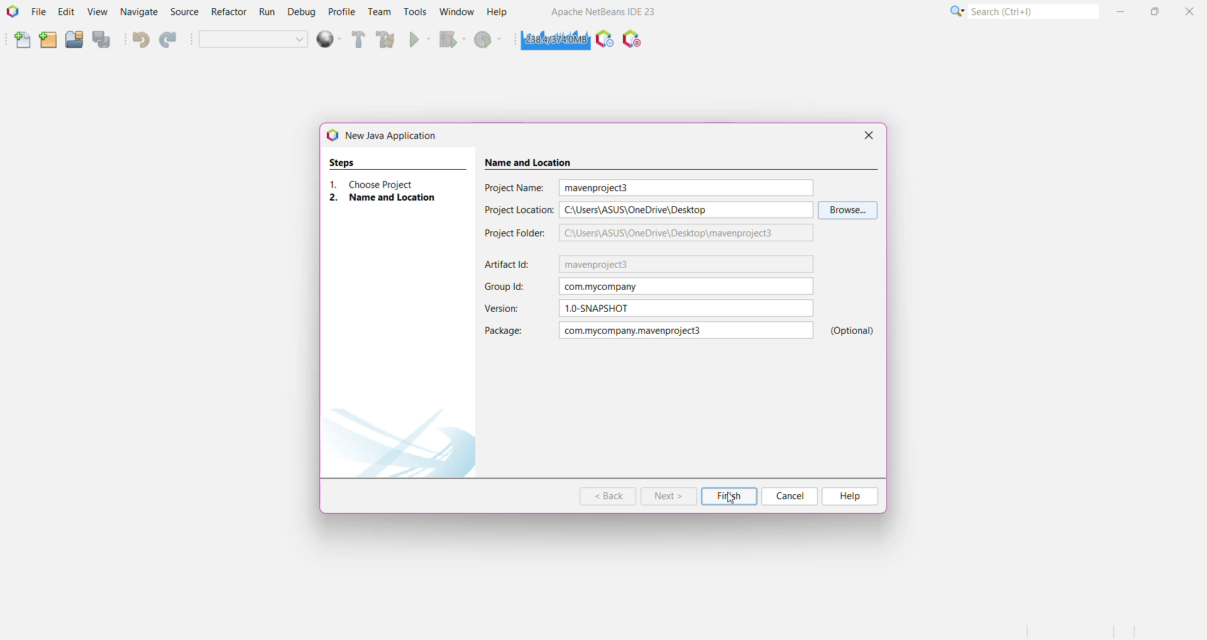 The image size is (1207, 640). Describe the element at coordinates (1034, 13) in the screenshot. I see `Search` at that location.